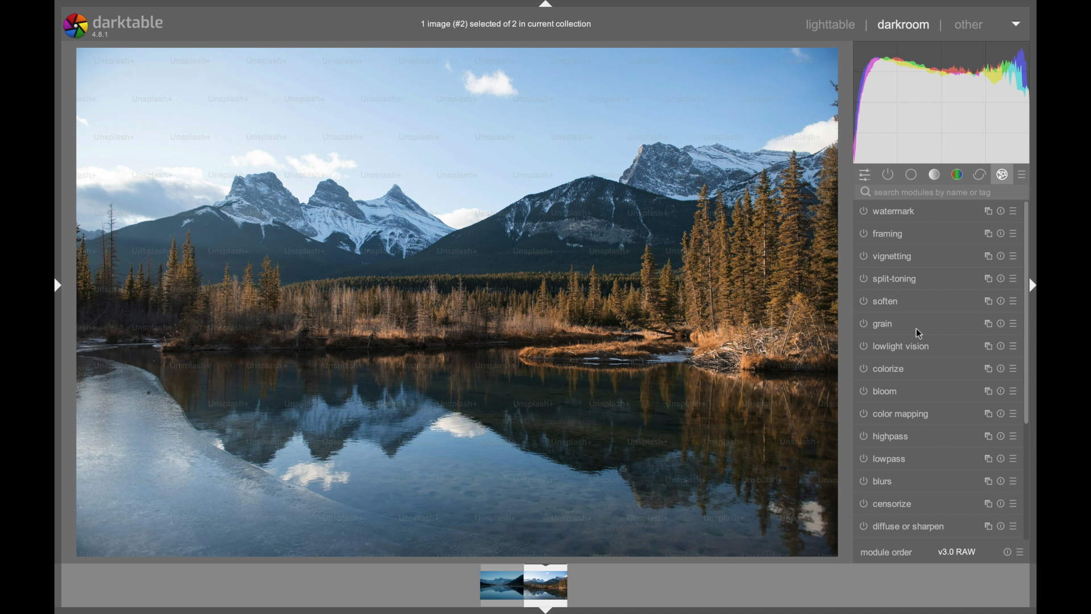 This screenshot has height=614, width=1091. What do you see at coordinates (1013, 413) in the screenshot?
I see `presets` at bounding box center [1013, 413].